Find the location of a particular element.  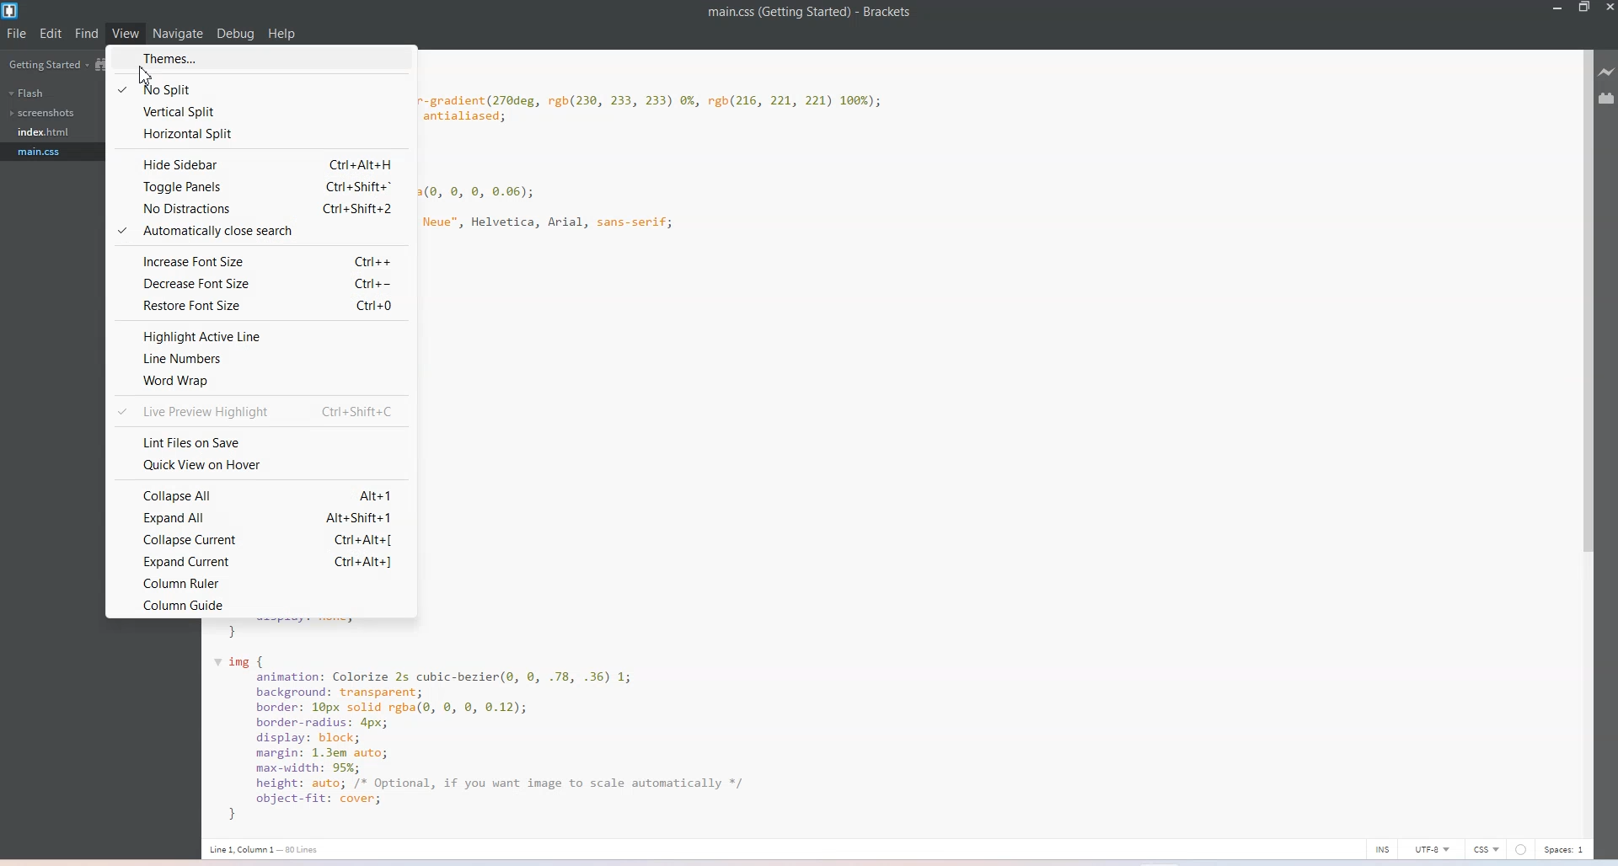

Expand current is located at coordinates (262, 560).